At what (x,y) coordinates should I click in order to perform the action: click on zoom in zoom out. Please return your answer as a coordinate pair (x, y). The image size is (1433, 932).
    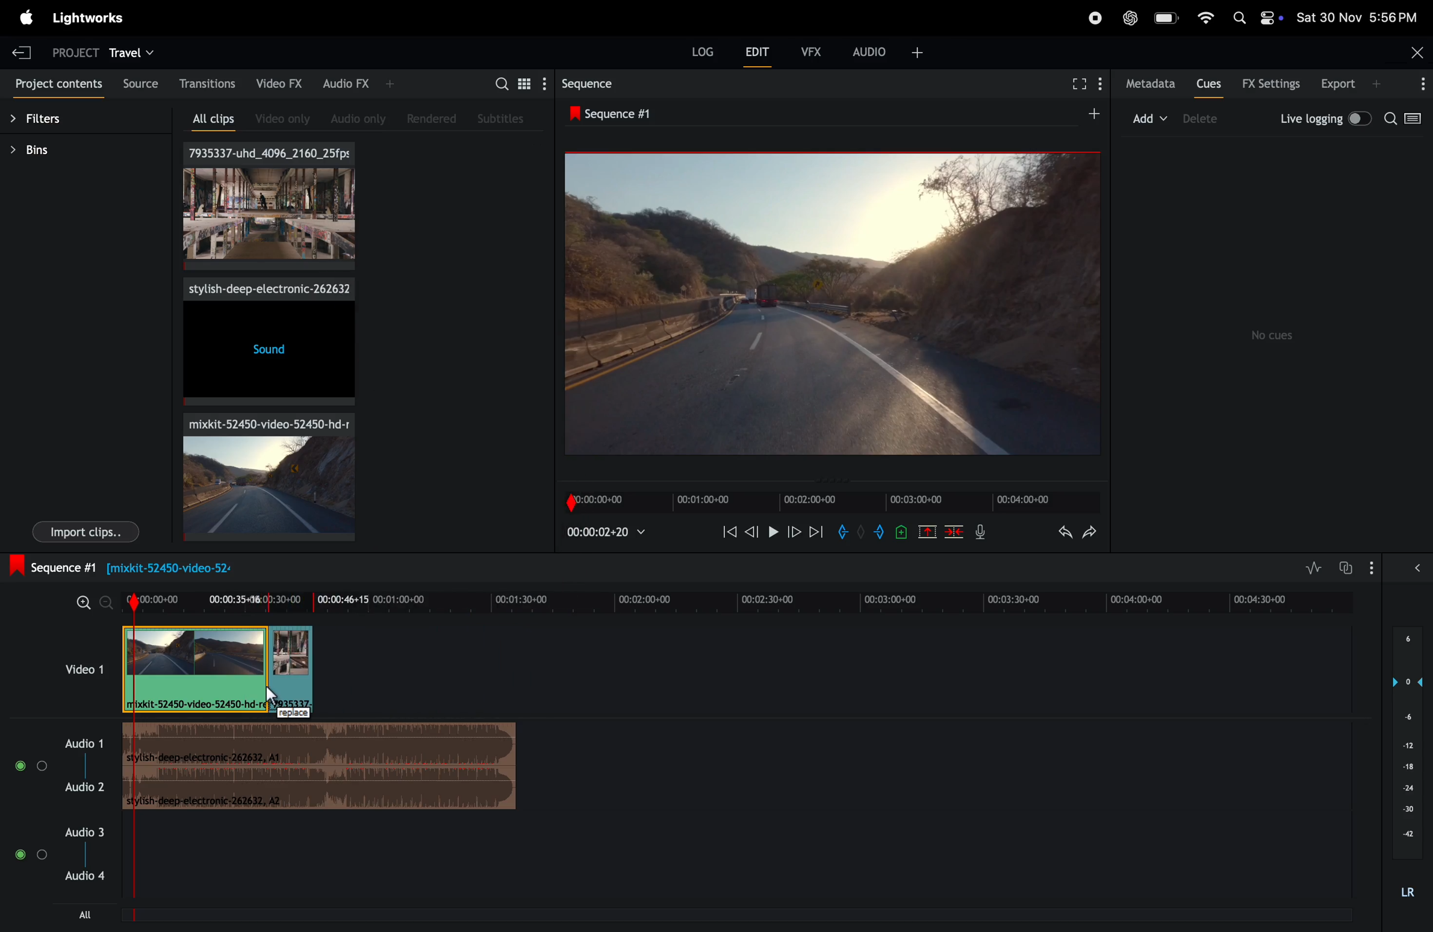
    Looking at the image, I should click on (86, 602).